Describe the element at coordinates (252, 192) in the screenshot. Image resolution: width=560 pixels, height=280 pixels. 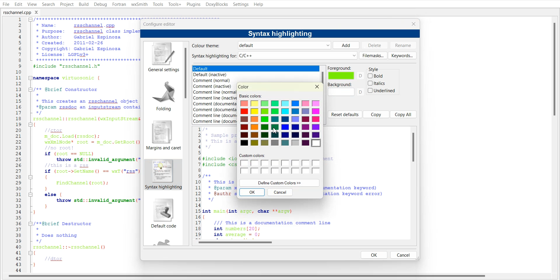
I see `OK` at that location.